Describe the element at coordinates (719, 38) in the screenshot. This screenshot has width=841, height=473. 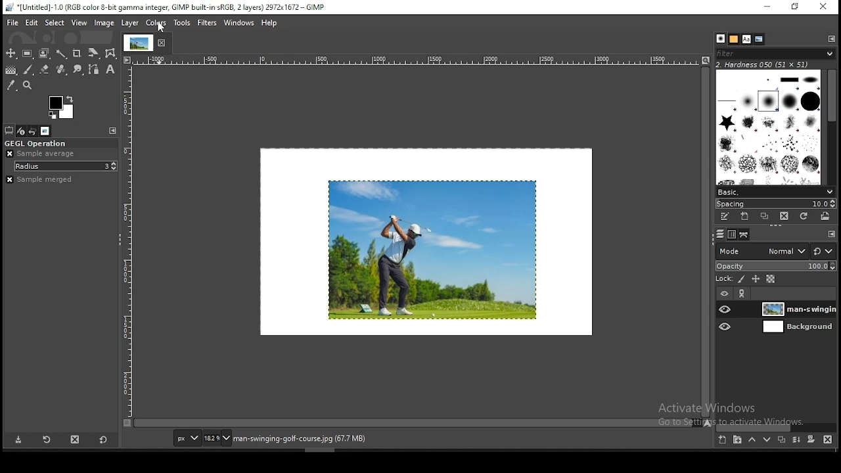
I see `brushes` at that location.